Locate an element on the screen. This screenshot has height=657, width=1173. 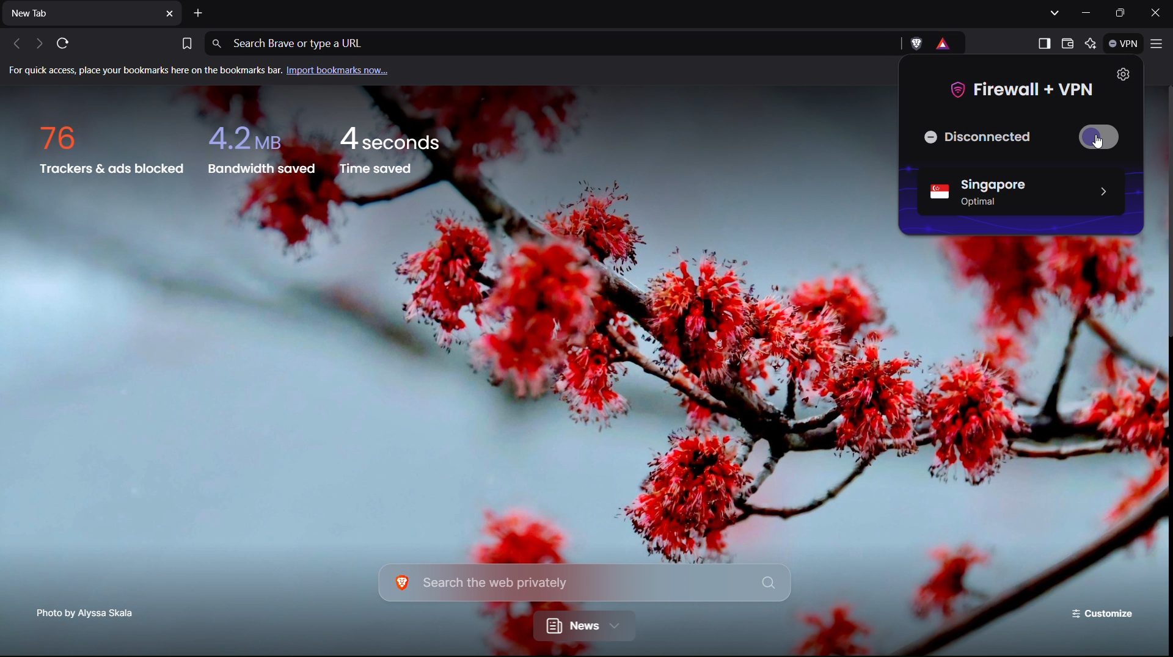
virus warning icon is located at coordinates (947, 45).